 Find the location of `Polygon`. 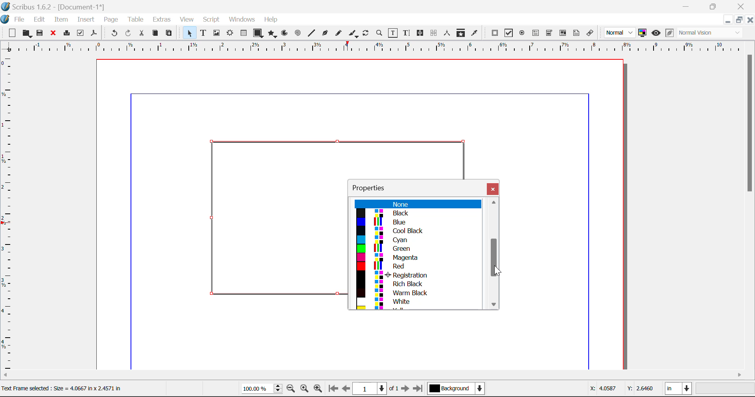

Polygon is located at coordinates (273, 34).